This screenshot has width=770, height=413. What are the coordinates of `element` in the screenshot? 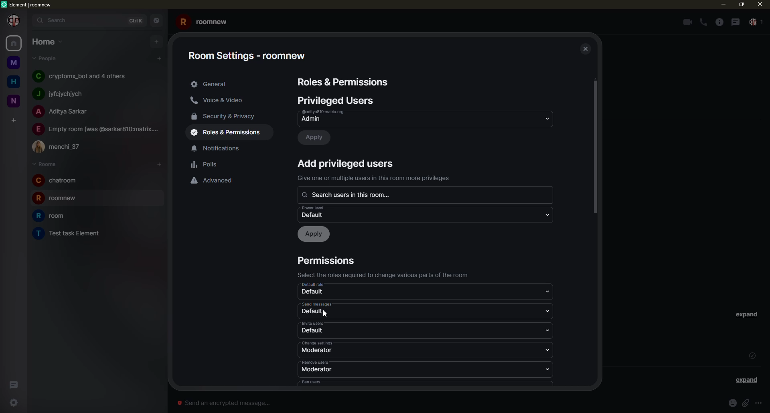 It's located at (27, 4).